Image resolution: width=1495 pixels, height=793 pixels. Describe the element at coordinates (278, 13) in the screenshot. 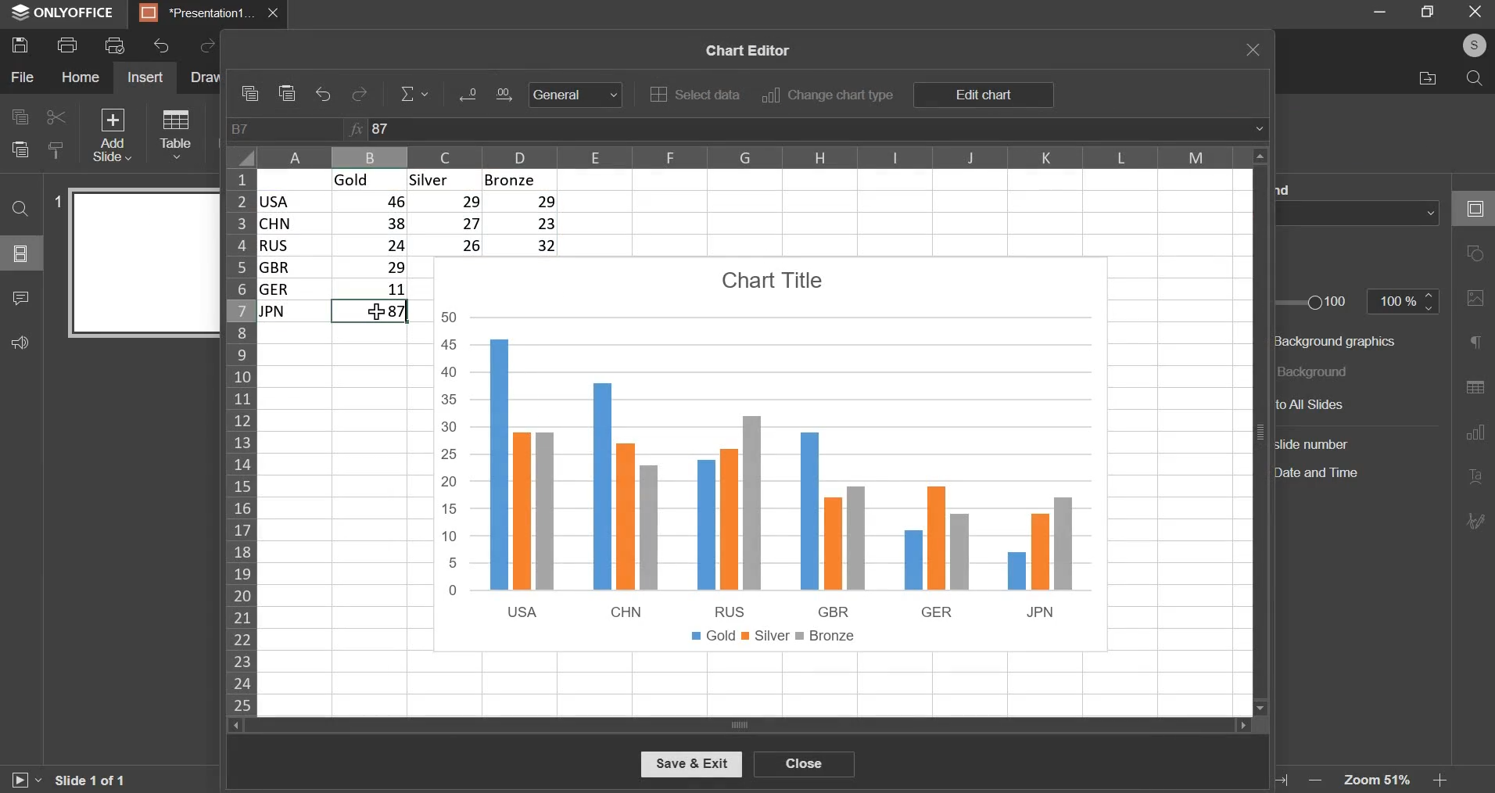

I see `close` at that location.